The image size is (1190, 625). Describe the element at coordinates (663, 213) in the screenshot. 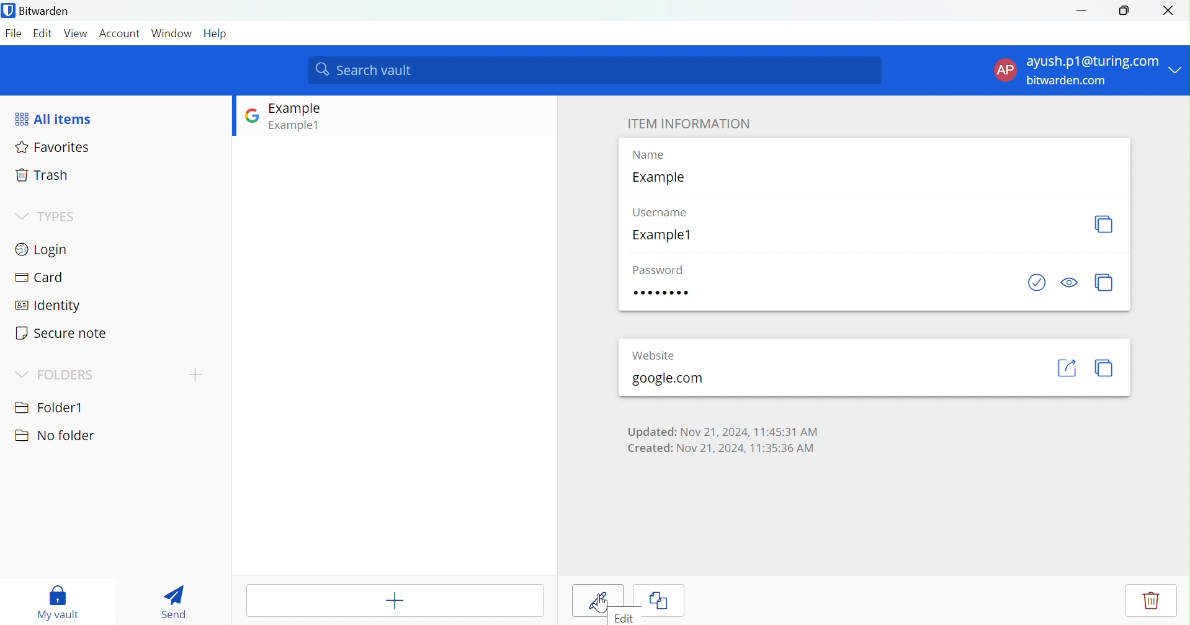

I see `Username` at that location.